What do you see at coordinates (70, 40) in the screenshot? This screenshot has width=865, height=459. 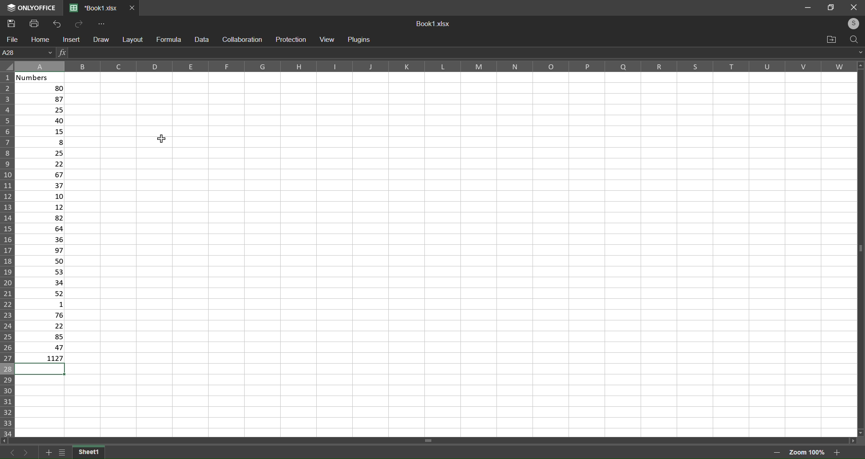 I see `insert` at bounding box center [70, 40].